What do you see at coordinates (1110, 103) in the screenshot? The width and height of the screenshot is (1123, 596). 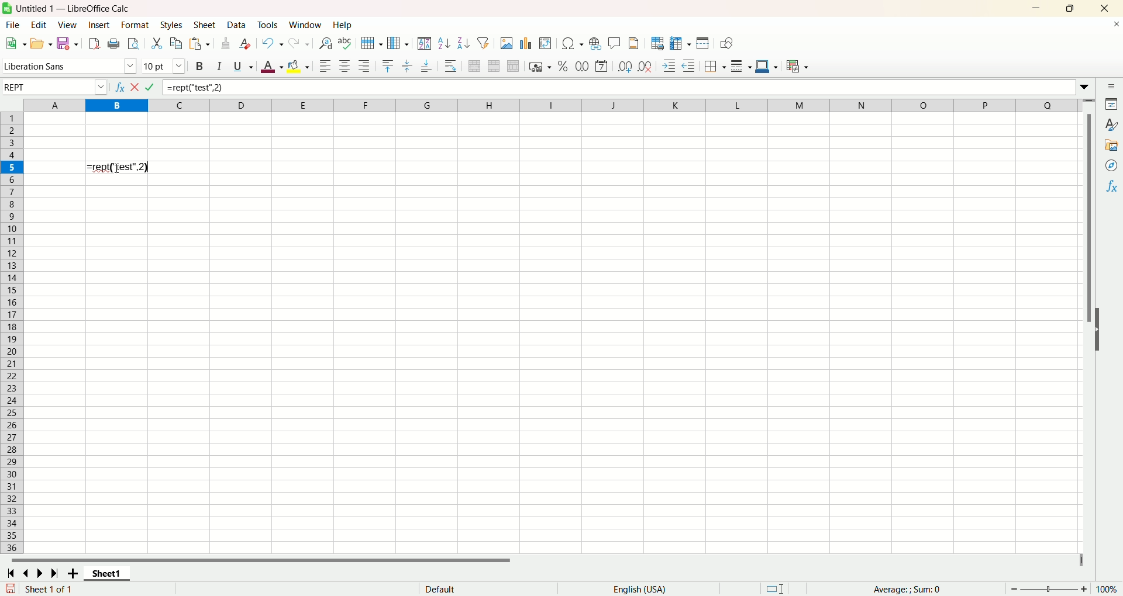 I see `properties` at bounding box center [1110, 103].